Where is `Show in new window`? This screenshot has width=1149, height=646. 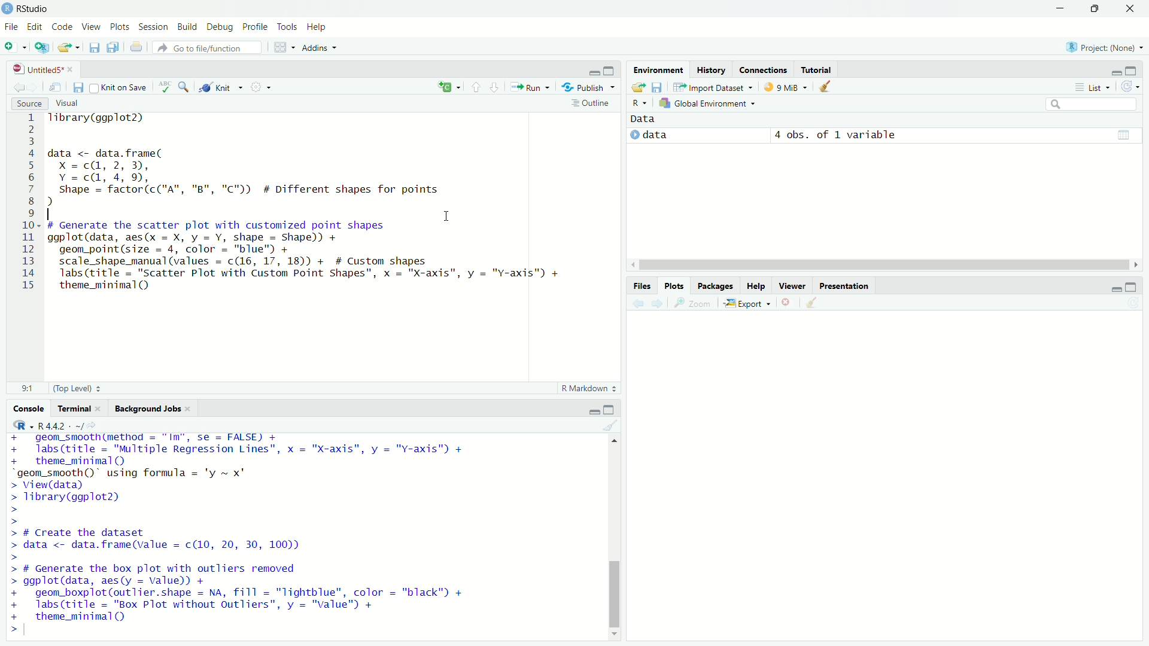
Show in new window is located at coordinates (56, 87).